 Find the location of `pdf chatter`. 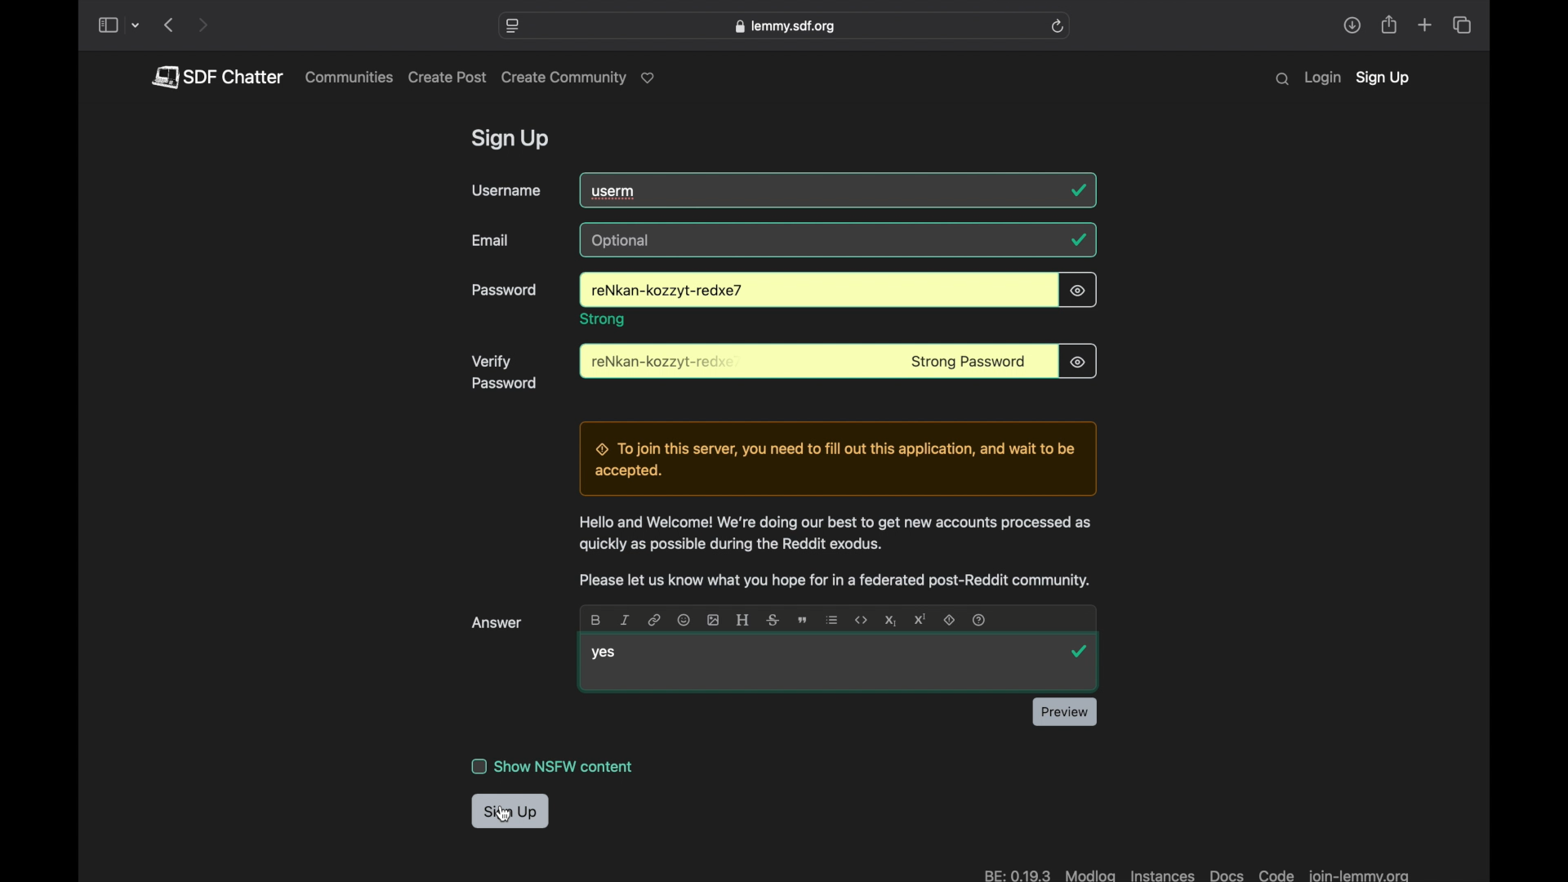

pdf chatter is located at coordinates (216, 77).